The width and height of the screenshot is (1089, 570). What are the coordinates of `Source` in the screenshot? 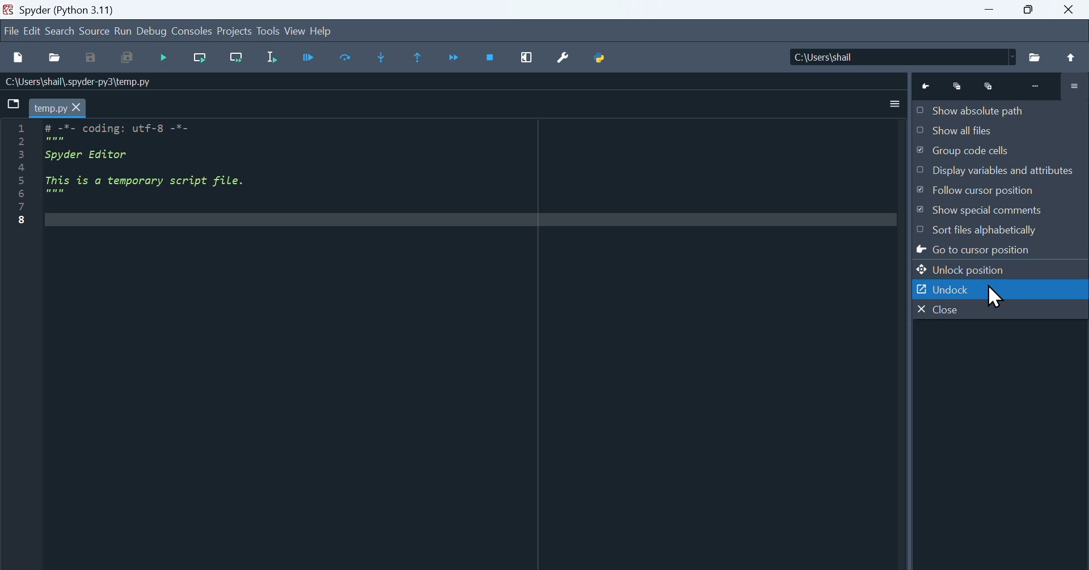 It's located at (94, 29).